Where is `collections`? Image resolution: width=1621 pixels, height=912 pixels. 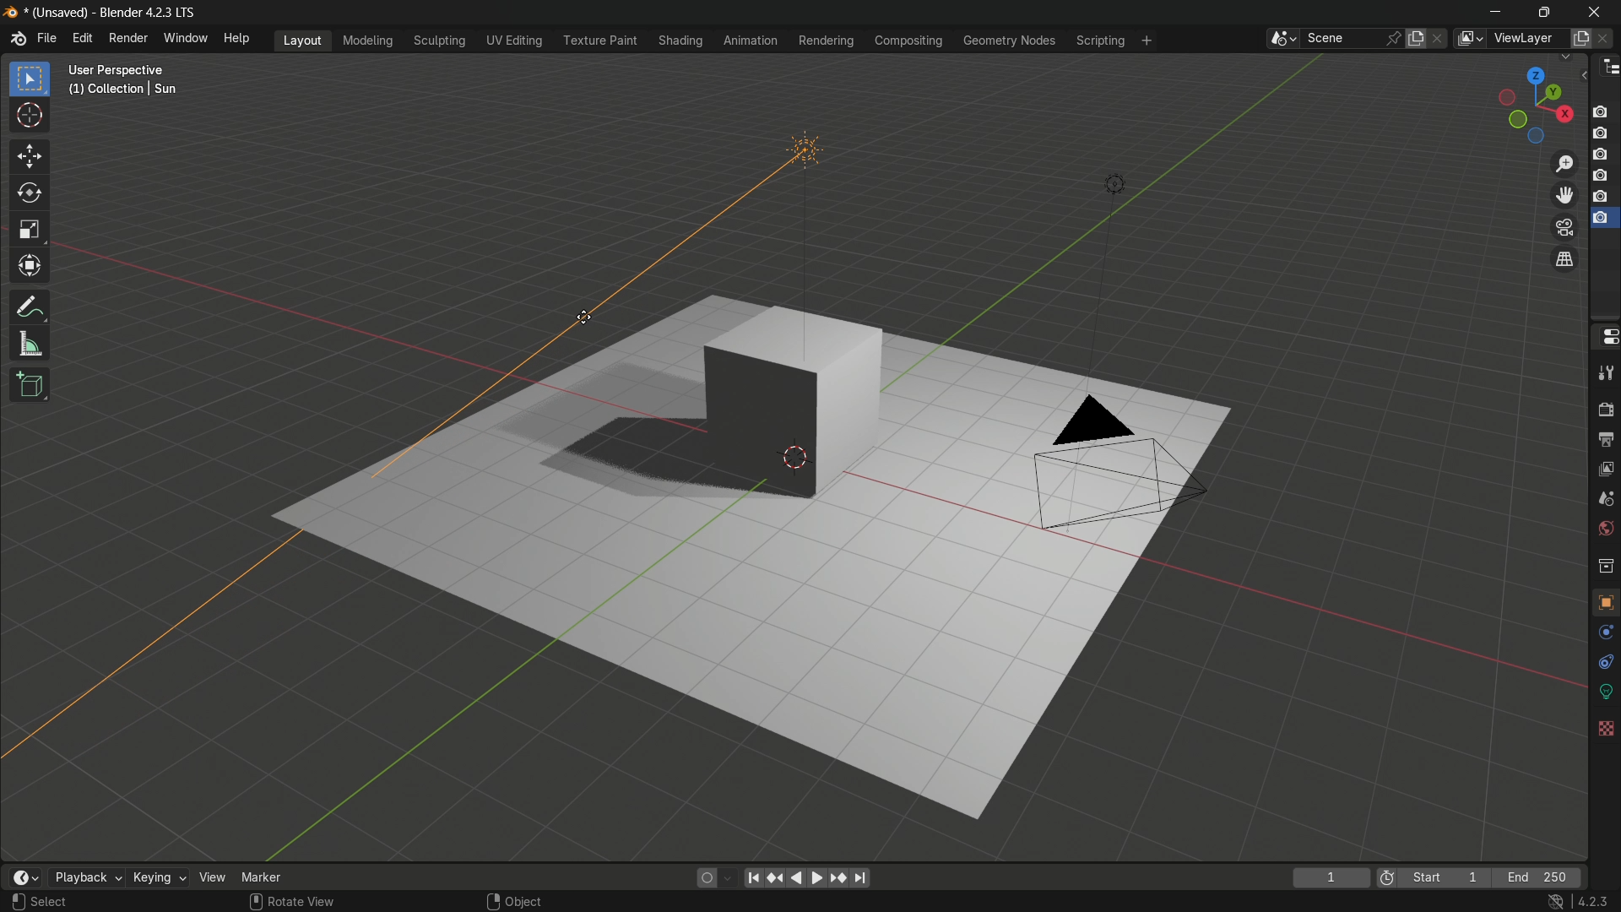
collections is located at coordinates (1606, 564).